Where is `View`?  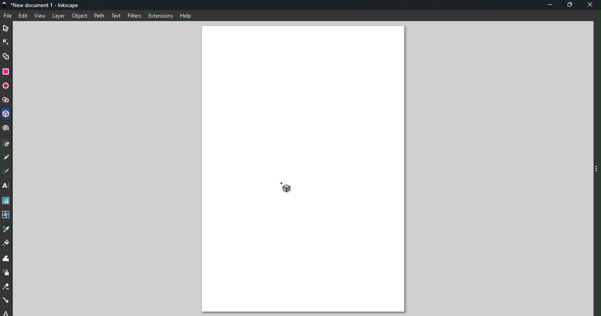 View is located at coordinates (40, 16).